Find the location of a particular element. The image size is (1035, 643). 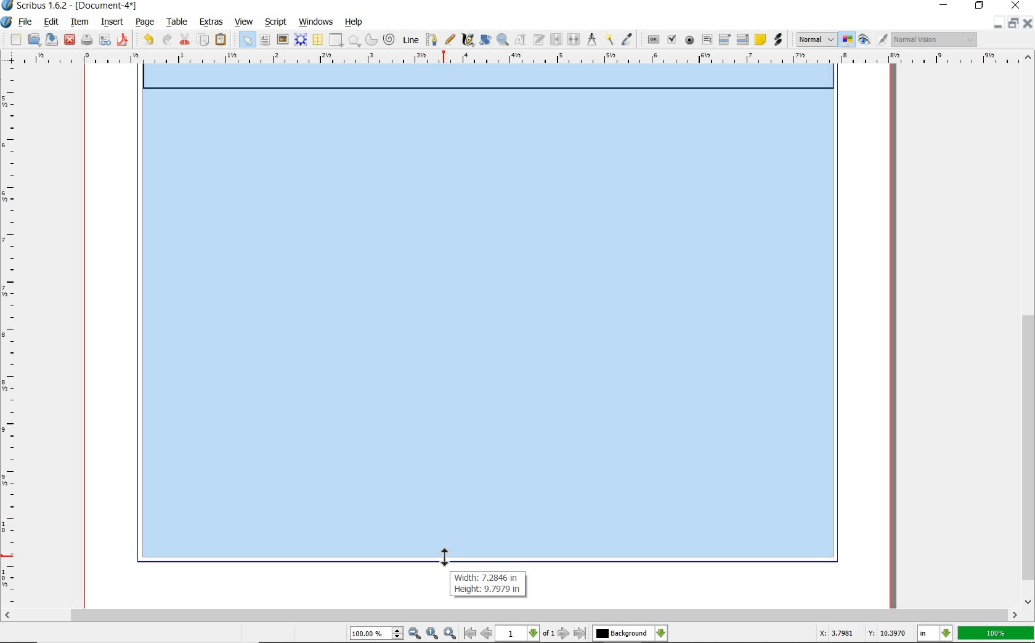

cut is located at coordinates (185, 39).